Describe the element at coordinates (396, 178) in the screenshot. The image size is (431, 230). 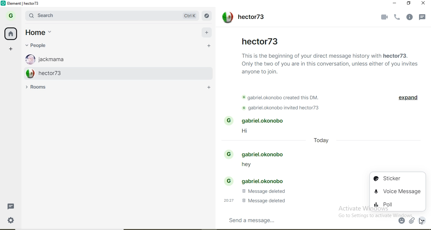
I see `sticker` at that location.